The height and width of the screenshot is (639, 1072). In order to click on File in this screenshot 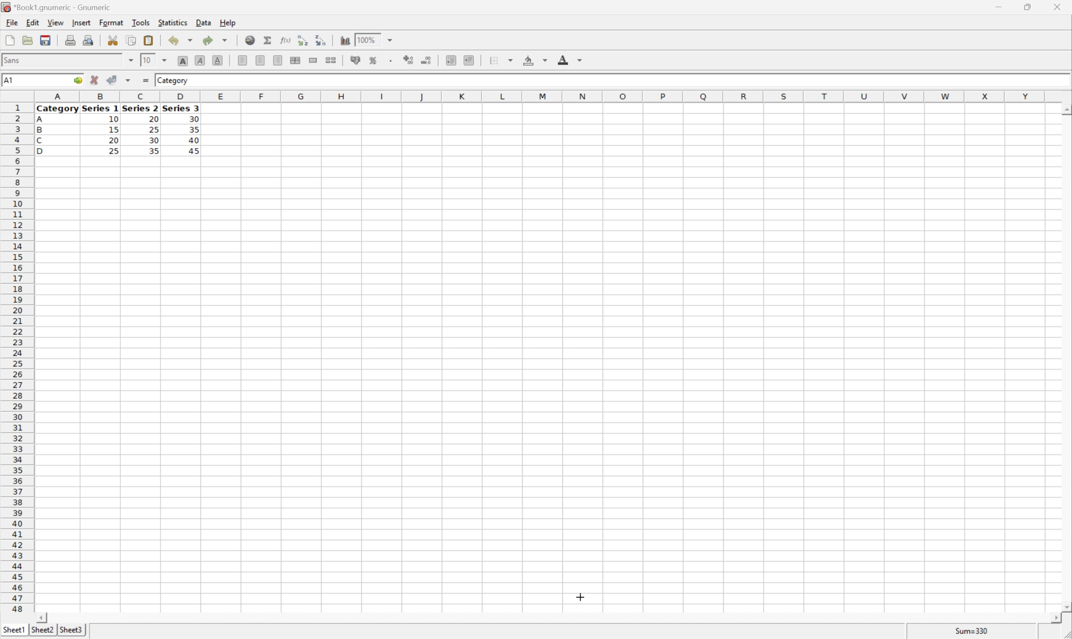, I will do `click(12, 22)`.